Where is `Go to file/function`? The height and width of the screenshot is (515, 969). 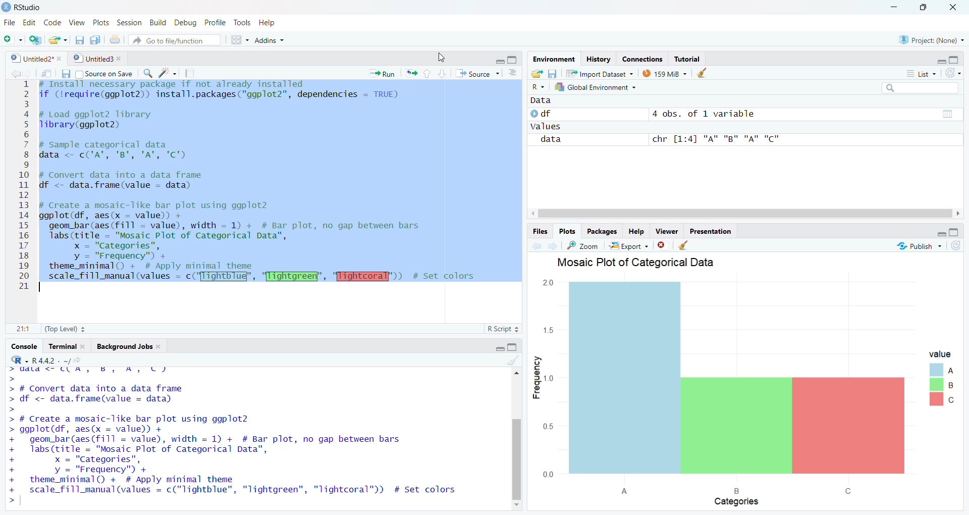 Go to file/function is located at coordinates (174, 41).